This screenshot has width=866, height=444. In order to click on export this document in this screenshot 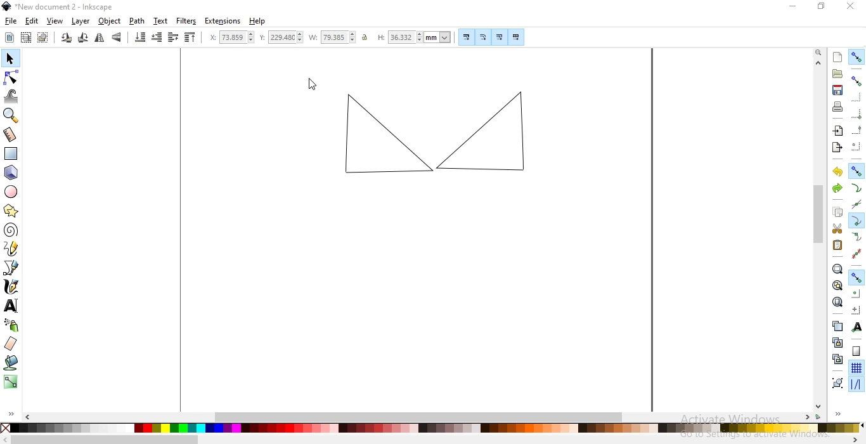, I will do `click(837, 147)`.